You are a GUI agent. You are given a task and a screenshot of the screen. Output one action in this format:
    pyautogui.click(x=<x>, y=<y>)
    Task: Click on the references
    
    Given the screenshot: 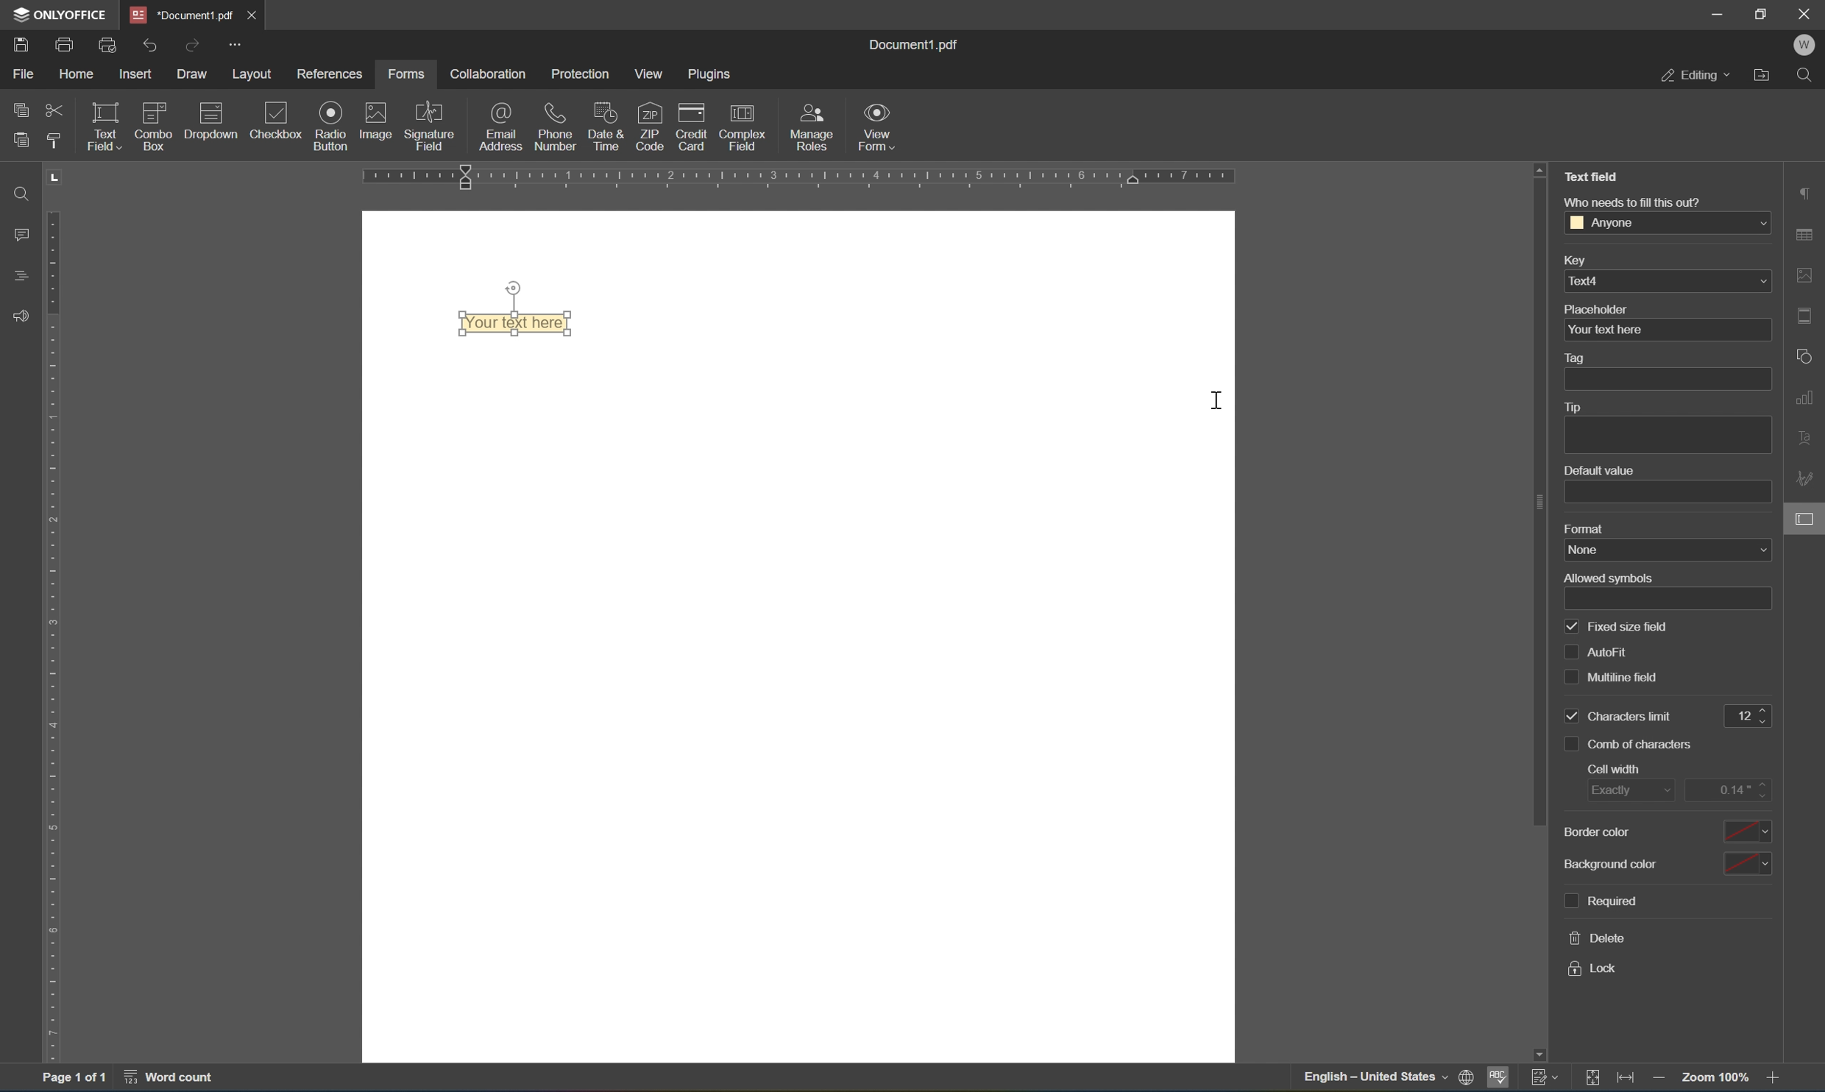 What is the action you would take?
    pyautogui.click(x=330, y=74)
    